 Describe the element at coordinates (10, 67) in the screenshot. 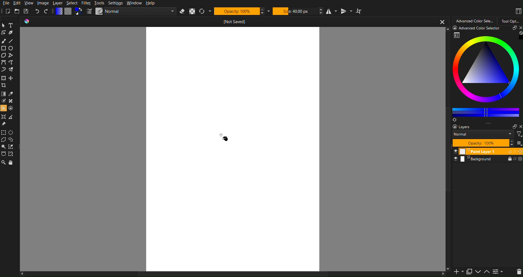

I see `Curve Tools` at that location.